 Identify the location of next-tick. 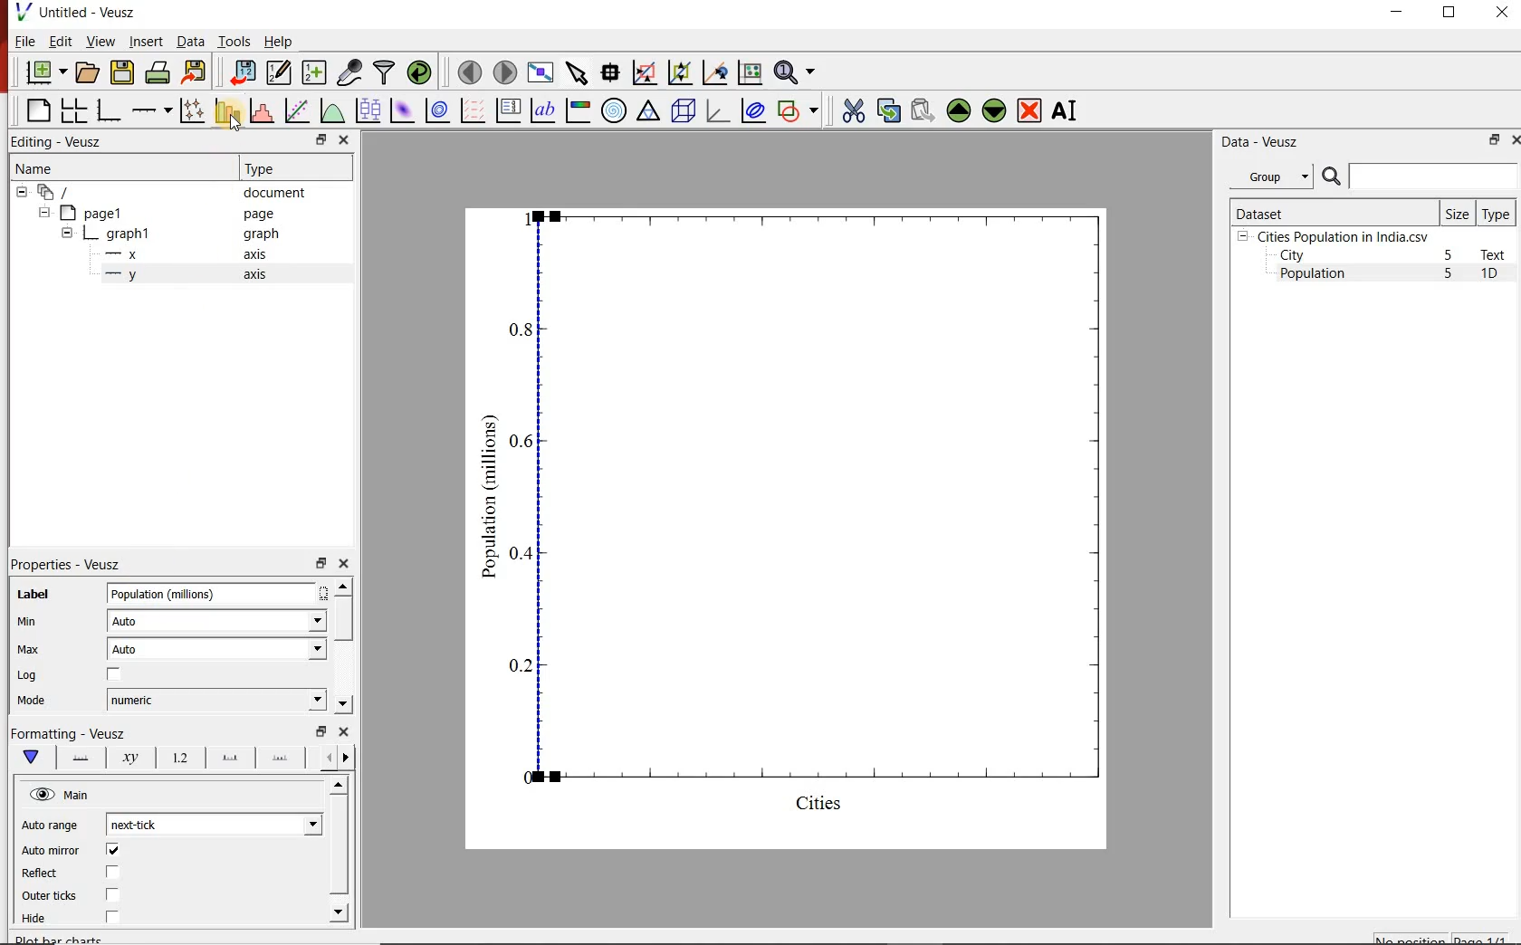
(213, 825).